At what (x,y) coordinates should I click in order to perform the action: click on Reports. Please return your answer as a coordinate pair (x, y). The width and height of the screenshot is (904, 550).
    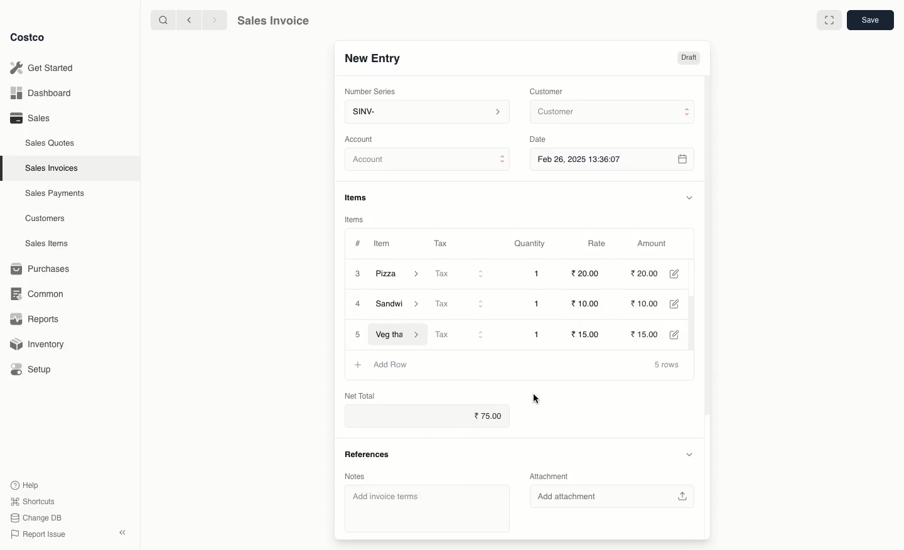
    Looking at the image, I should click on (35, 320).